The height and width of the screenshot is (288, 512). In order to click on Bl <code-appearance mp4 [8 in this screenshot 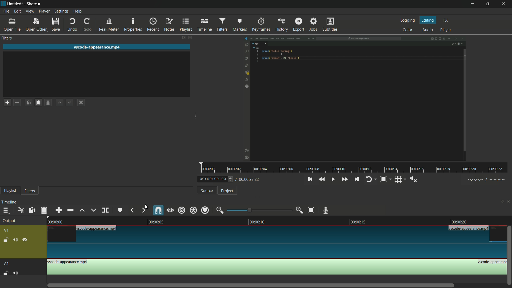, I will do `click(98, 229)`.